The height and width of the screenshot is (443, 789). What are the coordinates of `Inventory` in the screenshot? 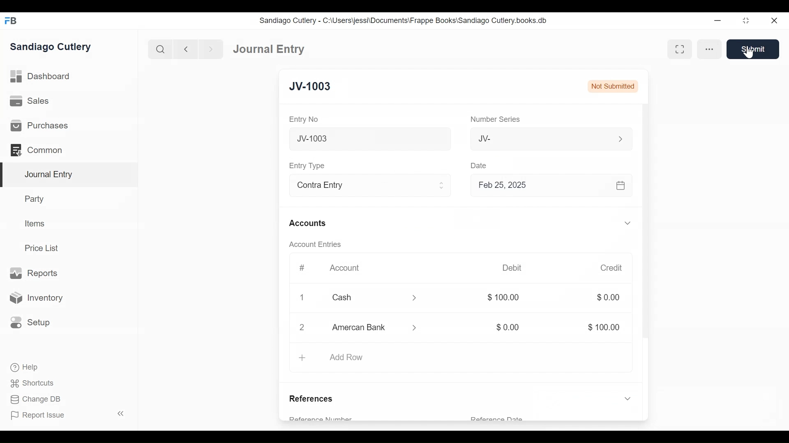 It's located at (38, 297).